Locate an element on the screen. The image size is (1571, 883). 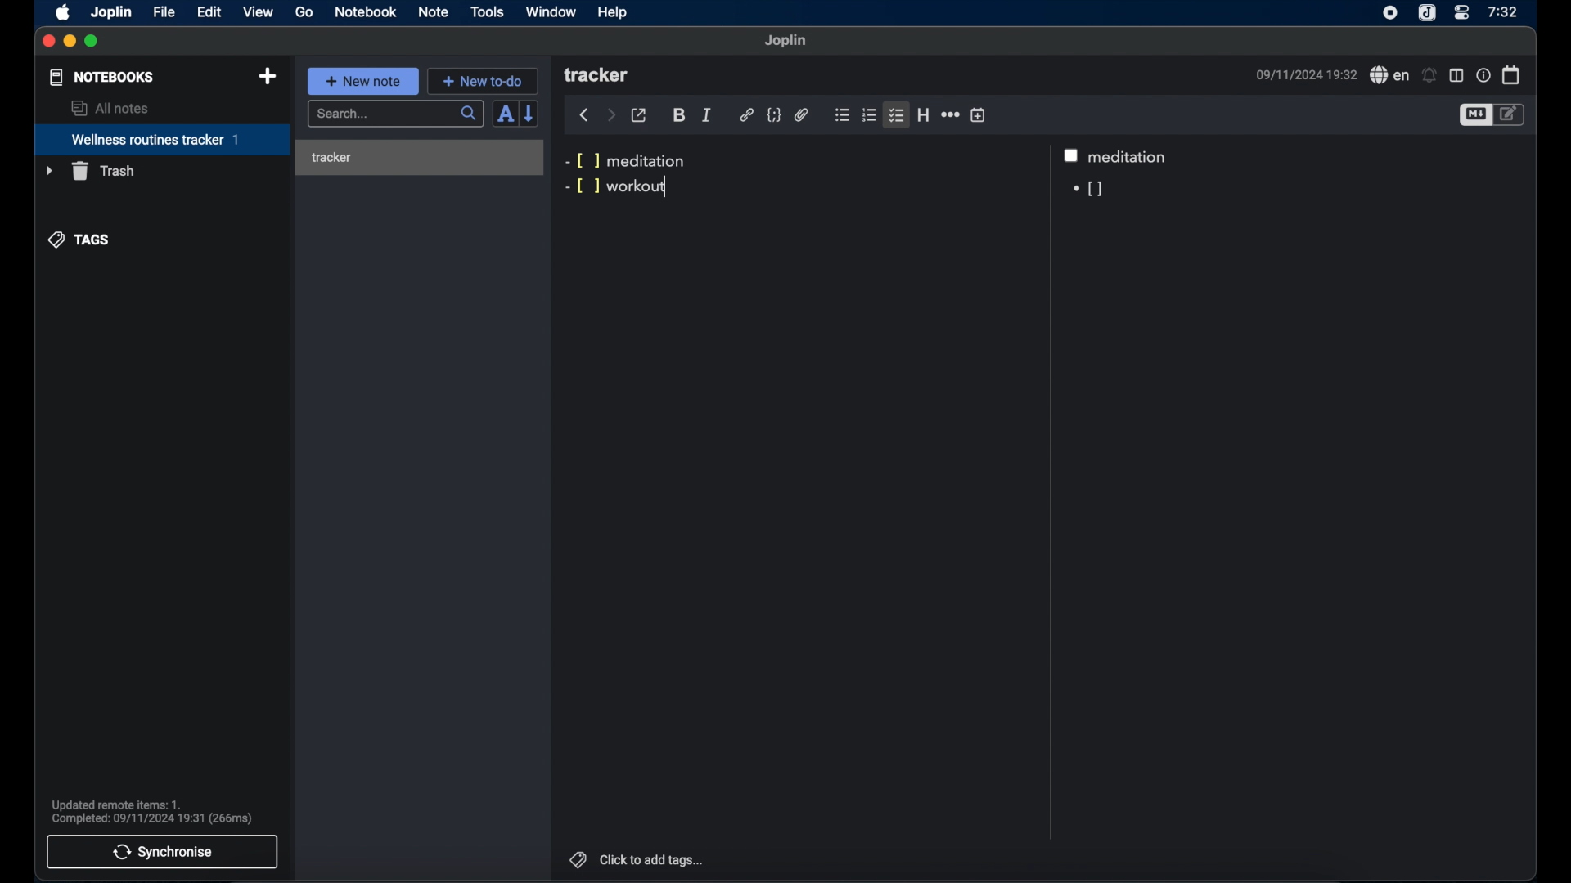
+ new to-do is located at coordinates (482, 80).